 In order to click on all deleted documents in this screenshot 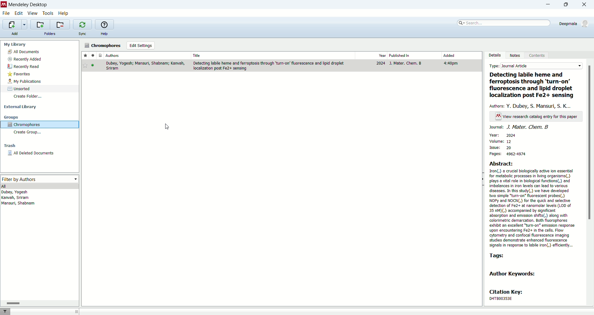, I will do `click(37, 155)`.